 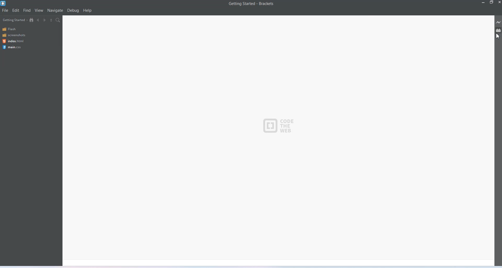 What do you see at coordinates (498, 36) in the screenshot?
I see `Cursor` at bounding box center [498, 36].